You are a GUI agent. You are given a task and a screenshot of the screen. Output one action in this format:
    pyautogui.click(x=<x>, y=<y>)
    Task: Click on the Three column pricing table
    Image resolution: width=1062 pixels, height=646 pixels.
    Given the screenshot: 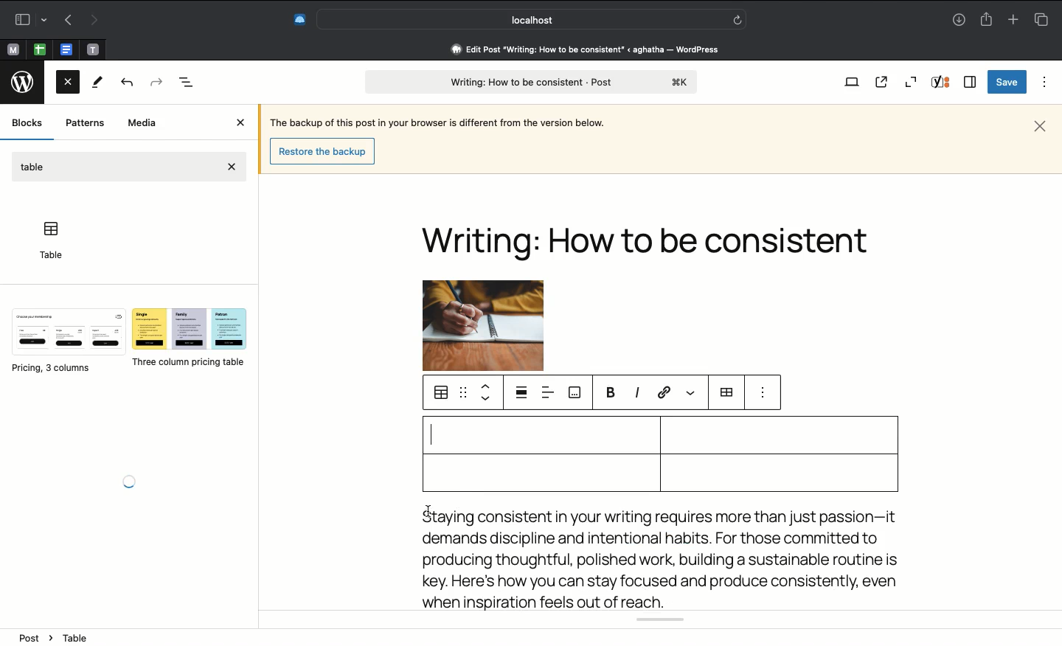 What is the action you would take?
    pyautogui.click(x=189, y=338)
    